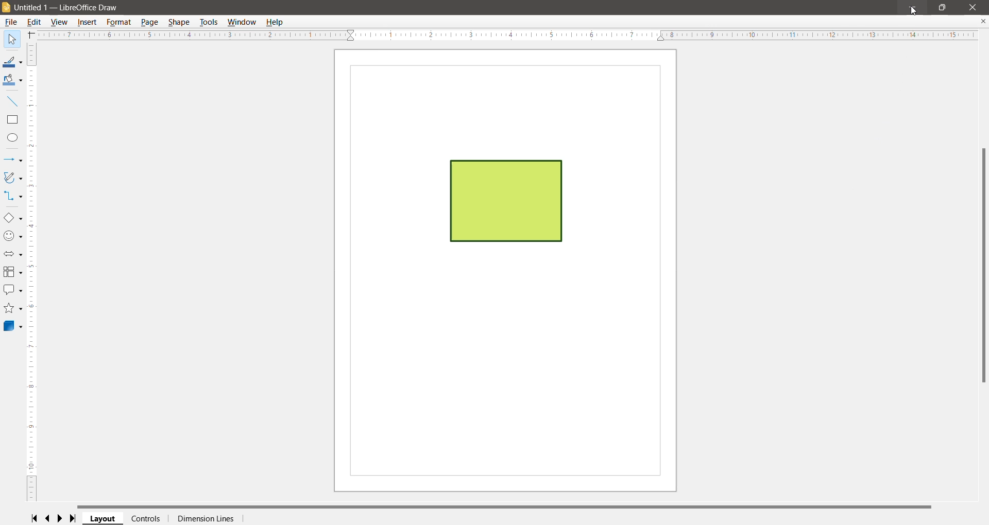 This screenshot has height=525, width=989. What do you see at coordinates (88, 22) in the screenshot?
I see `Insert` at bounding box center [88, 22].